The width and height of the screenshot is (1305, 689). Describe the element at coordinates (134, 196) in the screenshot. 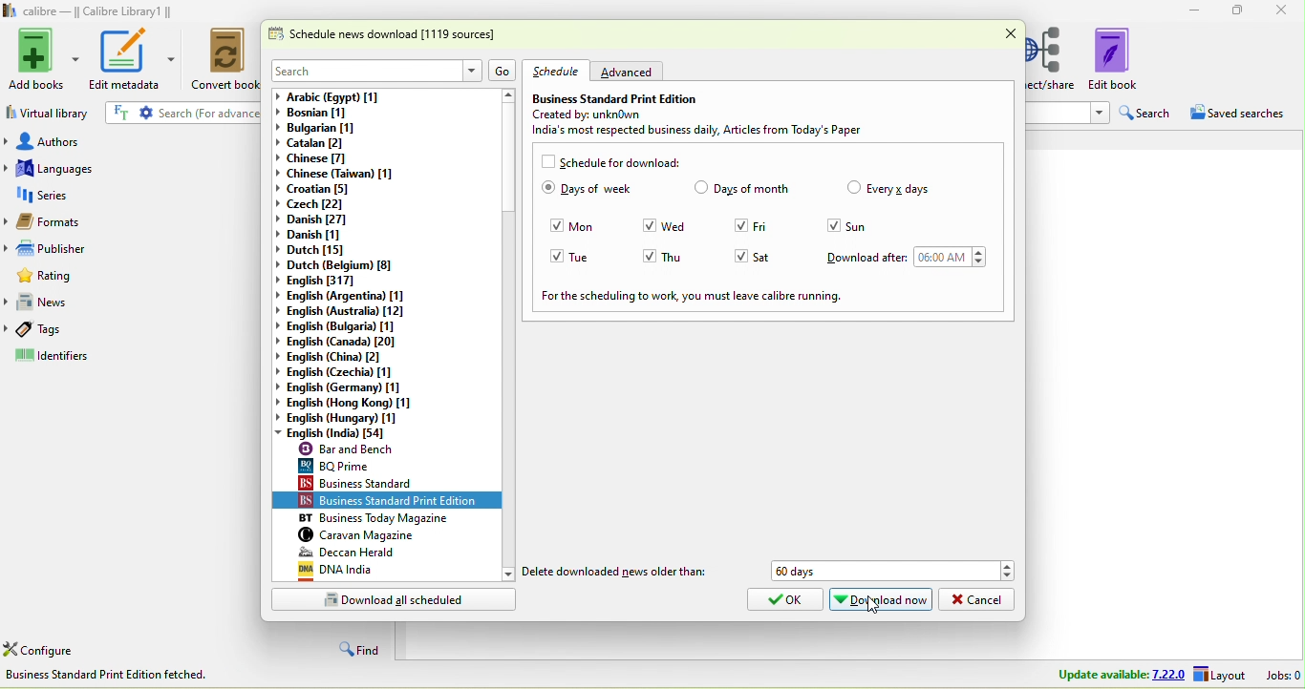

I see `series` at that location.